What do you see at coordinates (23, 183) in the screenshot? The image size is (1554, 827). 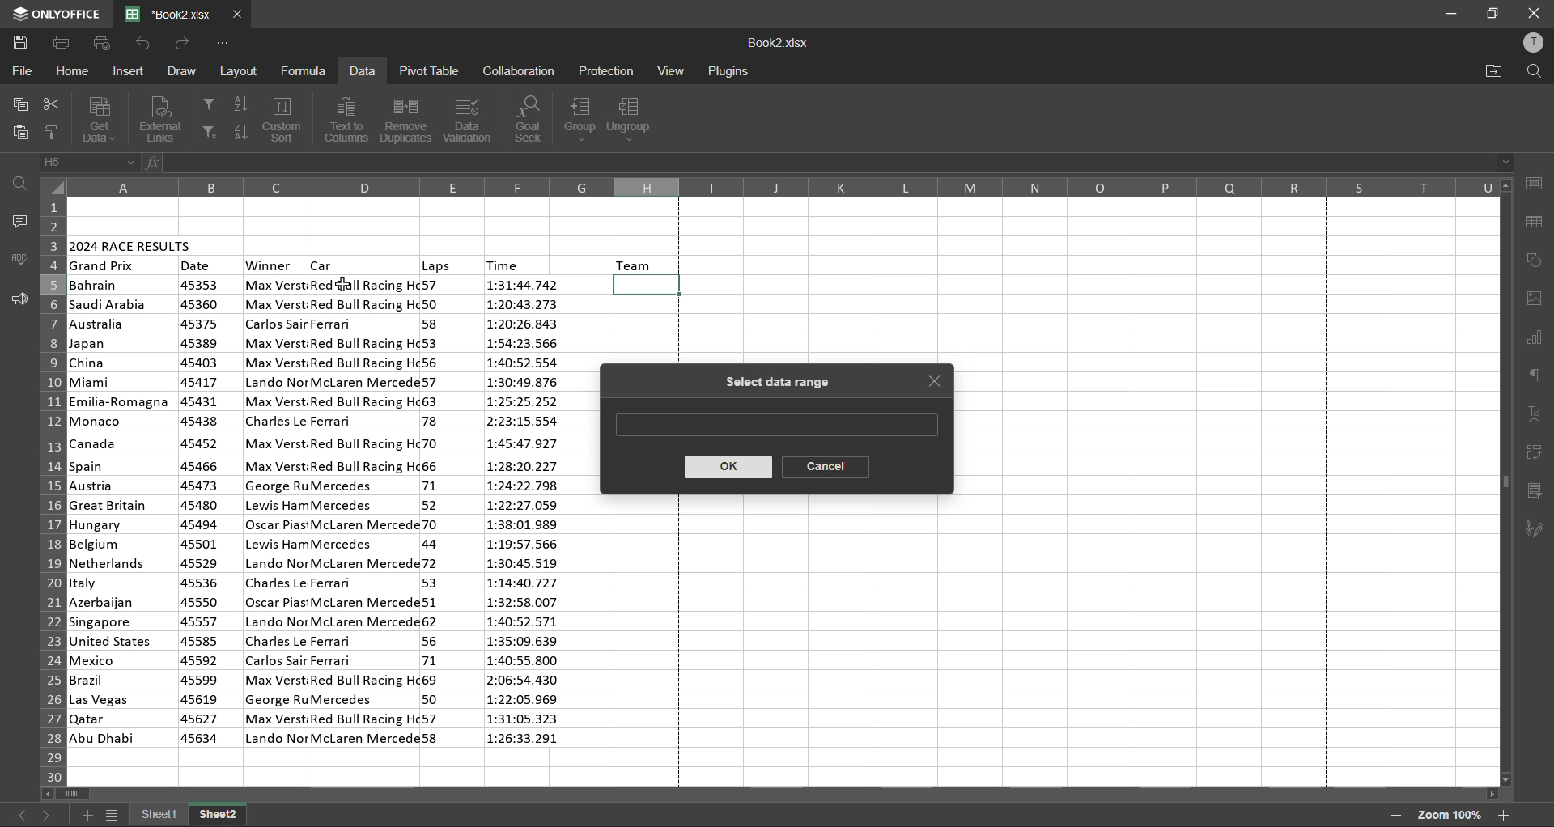 I see `find` at bounding box center [23, 183].